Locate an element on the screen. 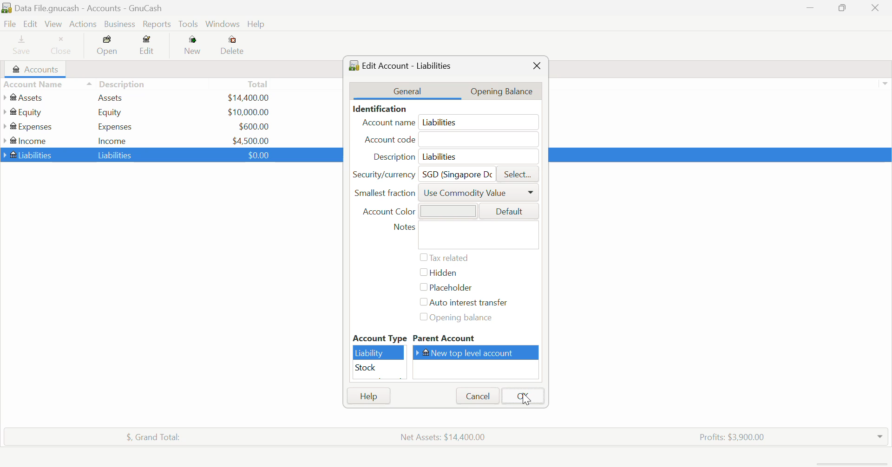 This screenshot has width=892, height=467. Minimize is located at coordinates (844, 9).